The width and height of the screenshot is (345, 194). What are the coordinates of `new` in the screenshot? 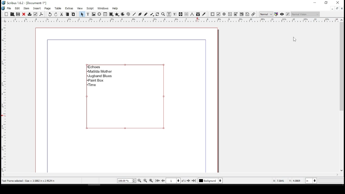 It's located at (6, 14).